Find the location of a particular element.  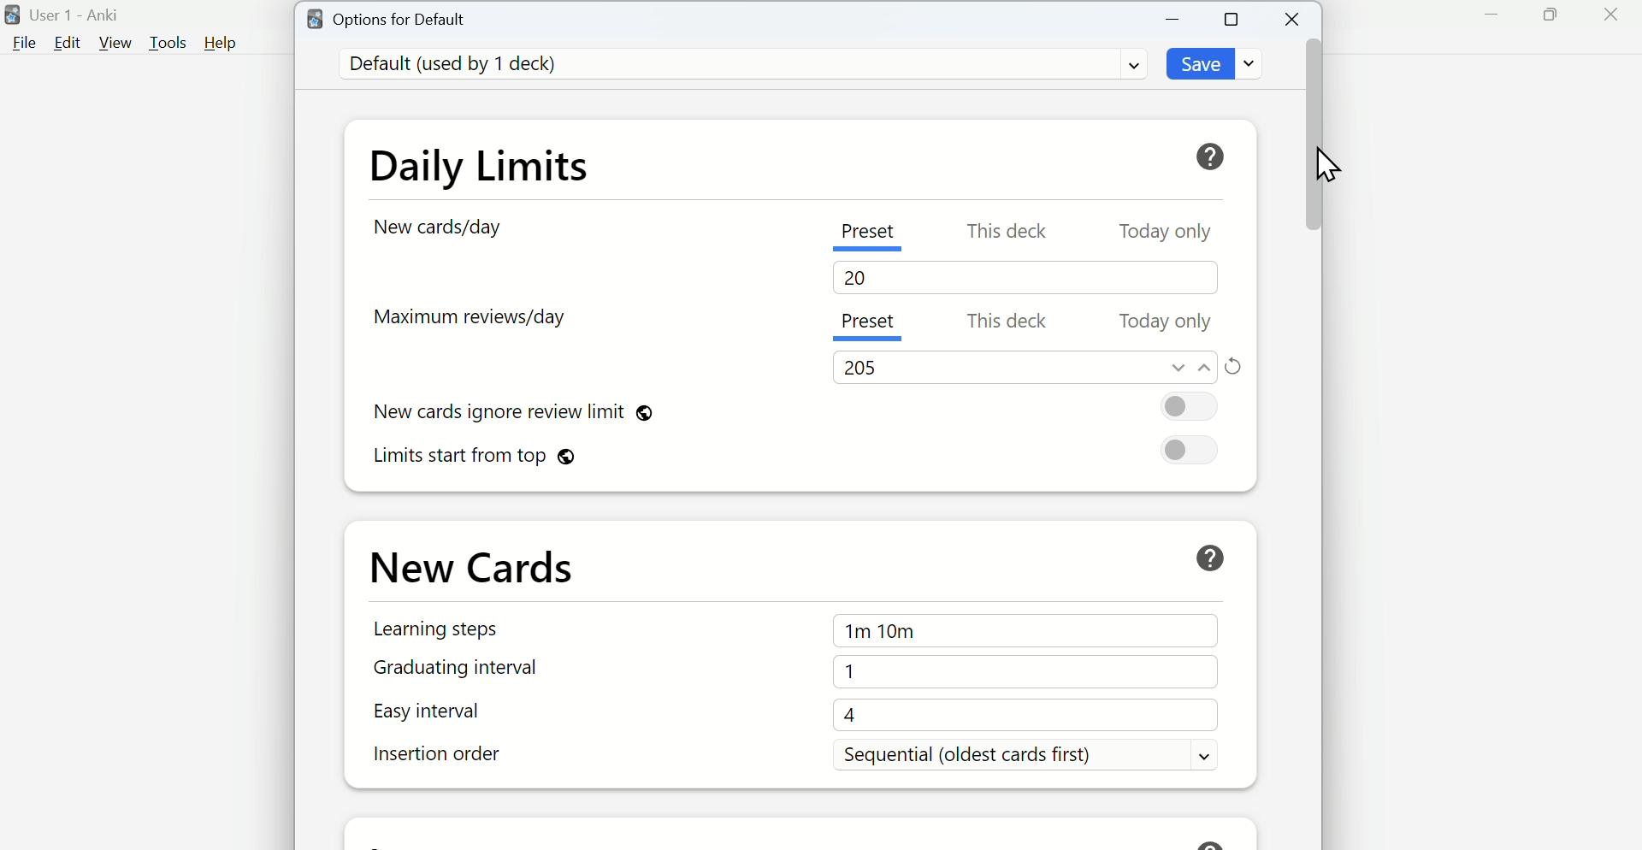

Daily Limits is located at coordinates (480, 170).